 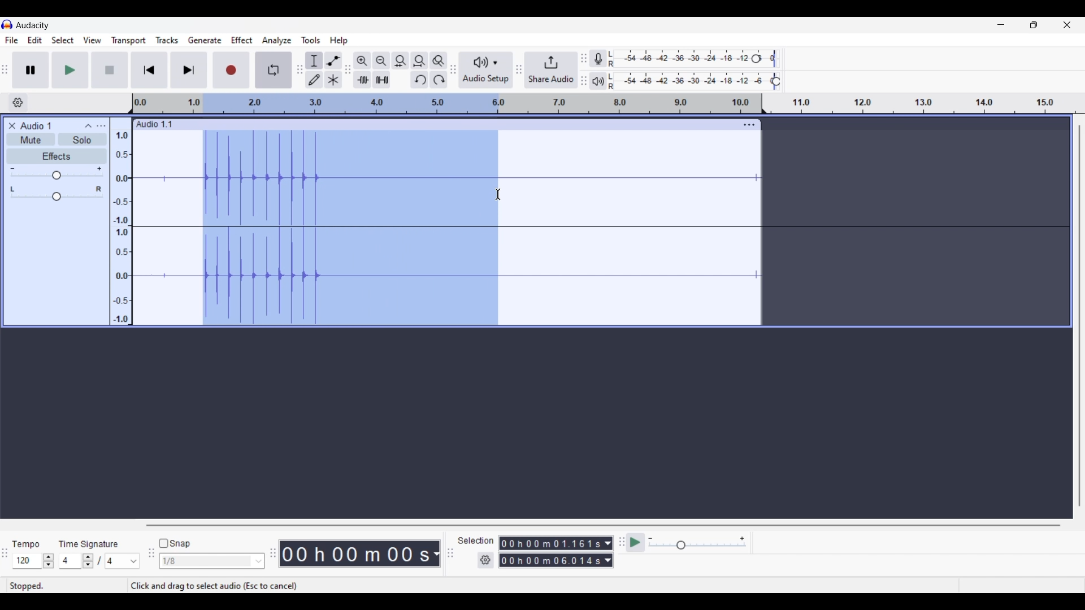 I want to click on Effects, so click(x=57, y=156).